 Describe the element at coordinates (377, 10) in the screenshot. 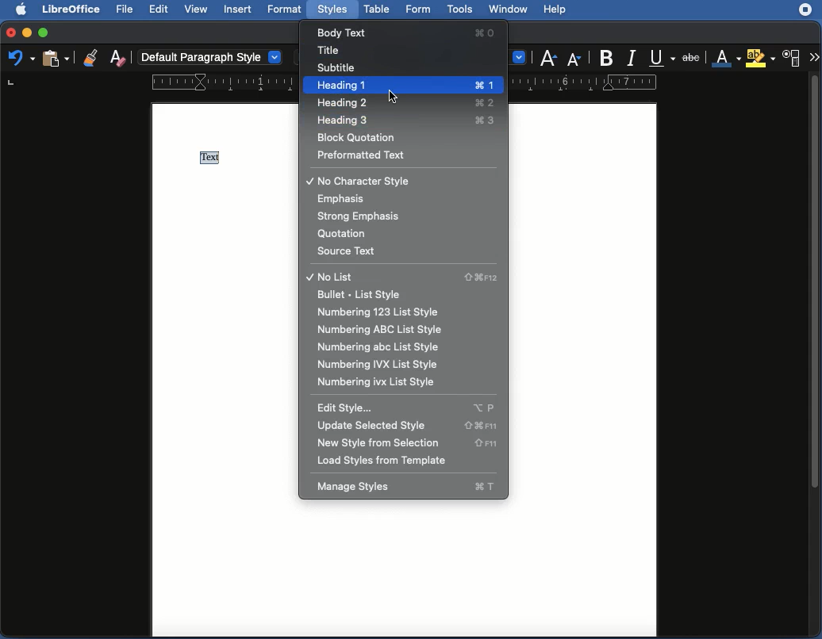

I see `Table` at that location.